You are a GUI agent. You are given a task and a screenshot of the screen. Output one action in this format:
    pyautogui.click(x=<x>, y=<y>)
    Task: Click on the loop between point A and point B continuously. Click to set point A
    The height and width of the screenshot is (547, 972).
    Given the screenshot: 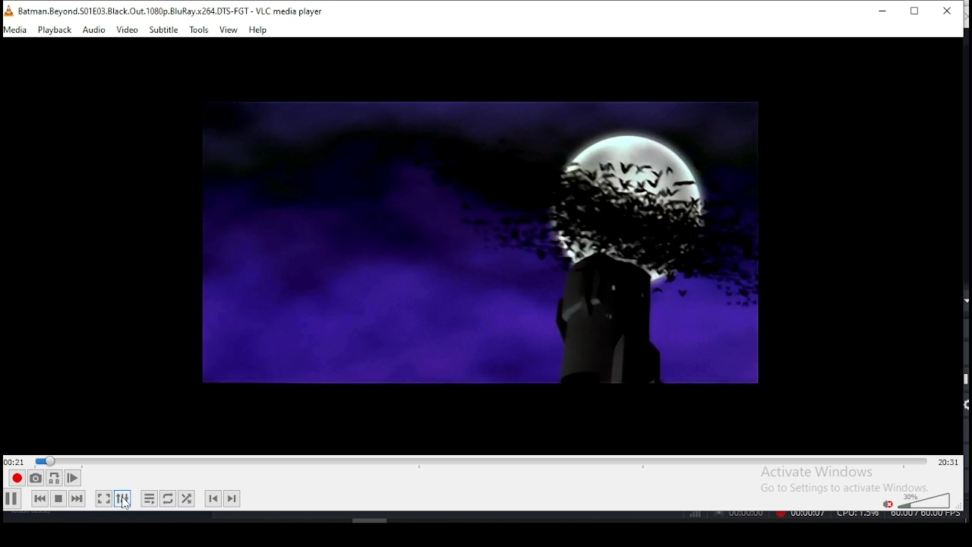 What is the action you would take?
    pyautogui.click(x=52, y=479)
    